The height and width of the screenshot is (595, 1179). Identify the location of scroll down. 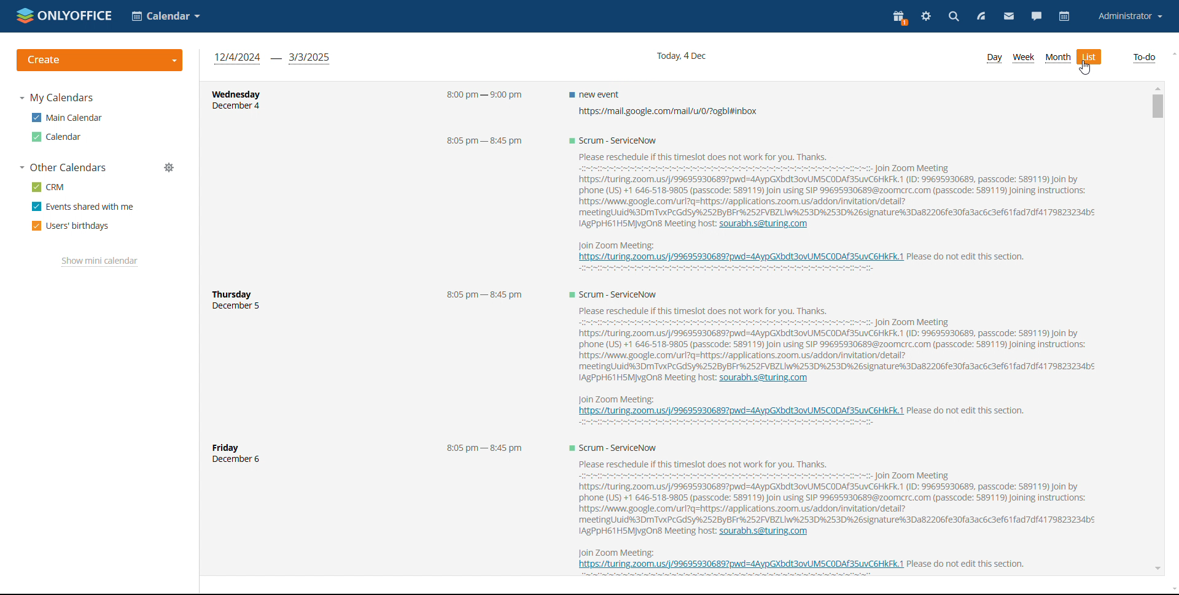
(1157, 570).